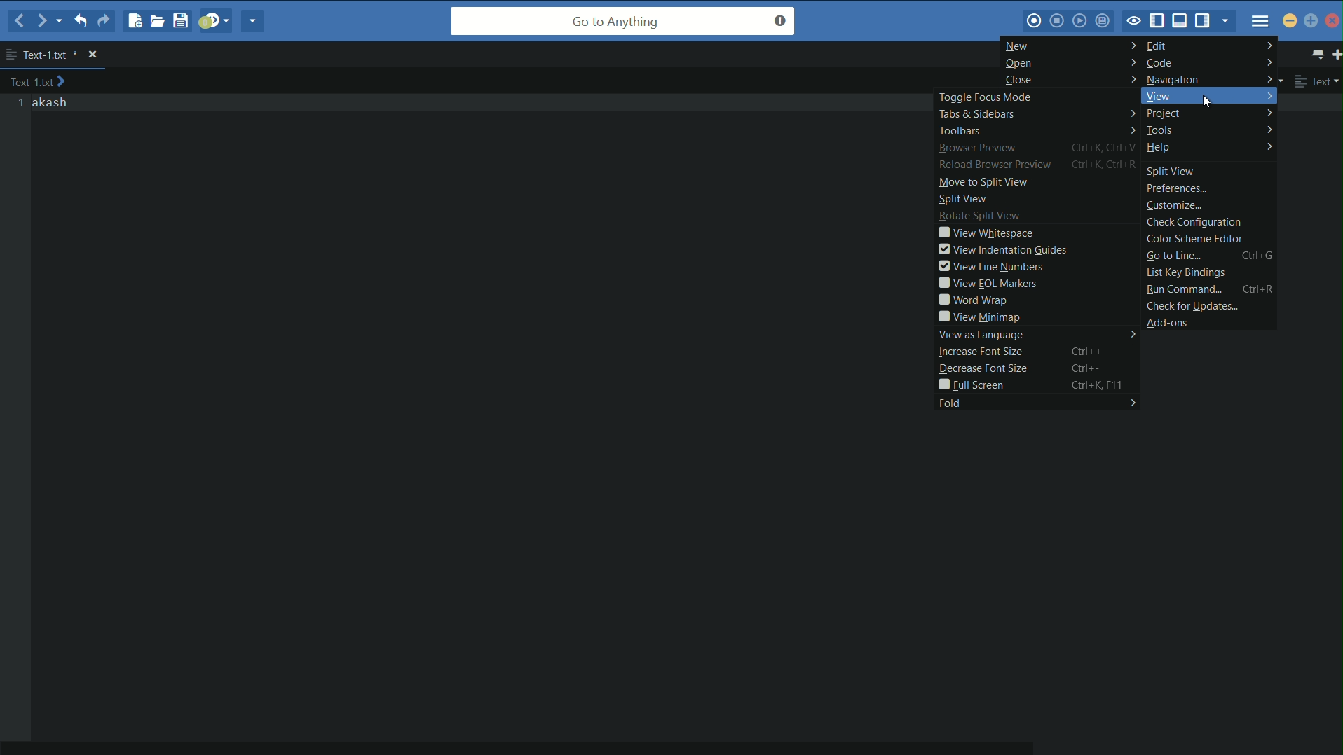  What do you see at coordinates (20, 22) in the screenshot?
I see `back` at bounding box center [20, 22].